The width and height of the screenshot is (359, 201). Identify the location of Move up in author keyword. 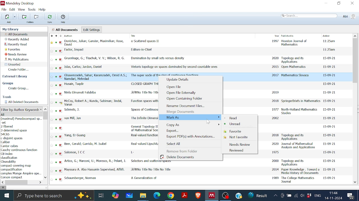
(46, 109).